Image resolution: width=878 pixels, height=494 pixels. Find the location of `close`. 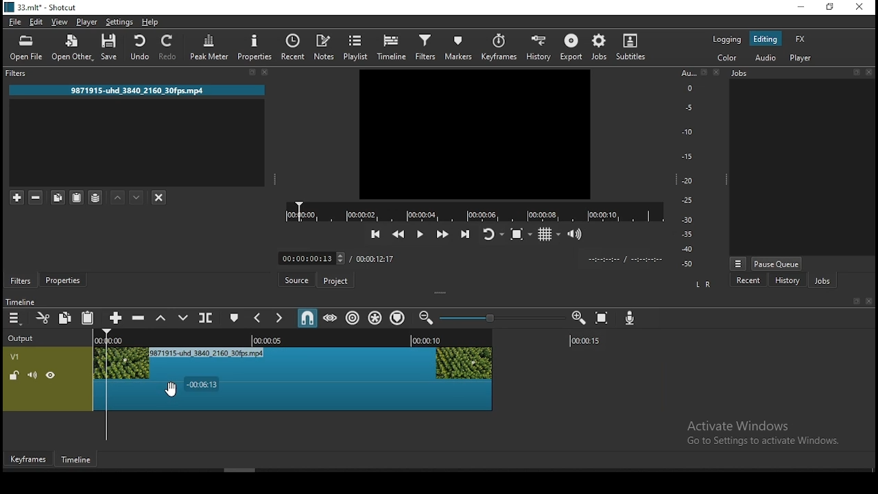

close is located at coordinates (716, 73).